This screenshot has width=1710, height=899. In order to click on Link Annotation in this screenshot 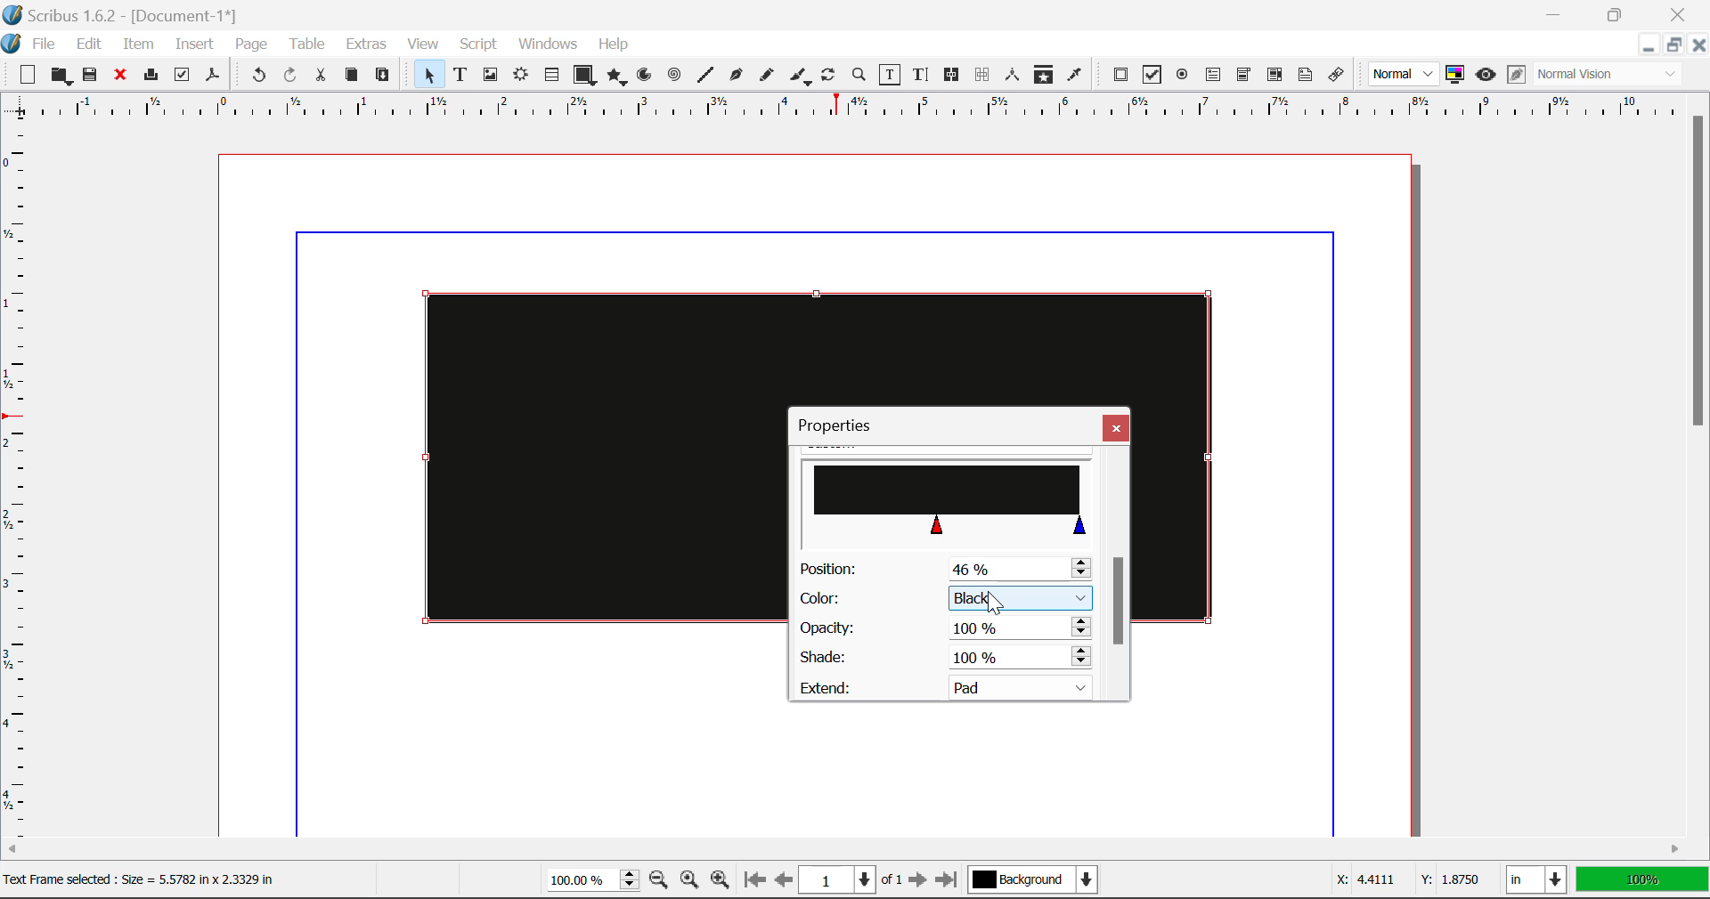, I will do `click(1340, 76)`.